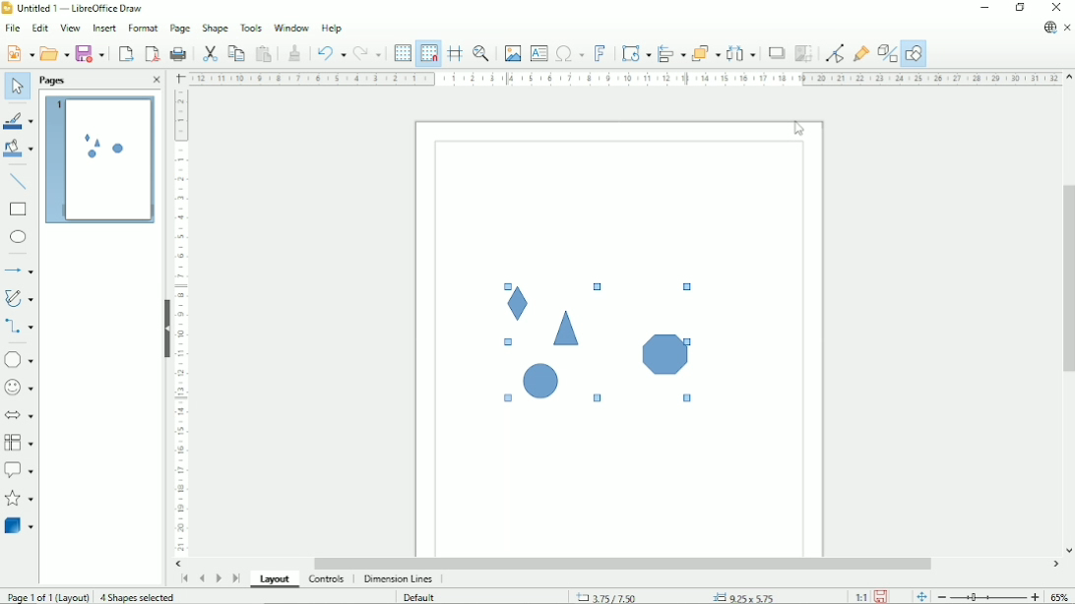 Image resolution: width=1075 pixels, height=604 pixels. I want to click on Help, so click(332, 29).